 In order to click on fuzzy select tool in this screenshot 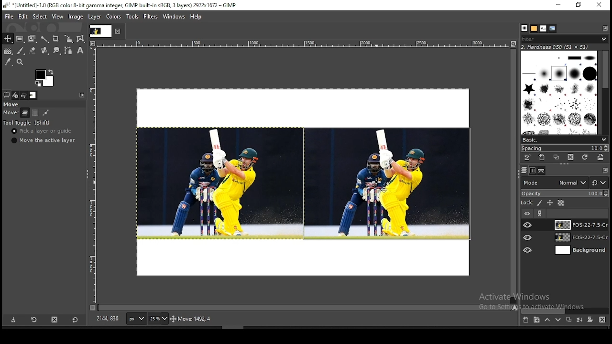, I will do `click(46, 38)`.